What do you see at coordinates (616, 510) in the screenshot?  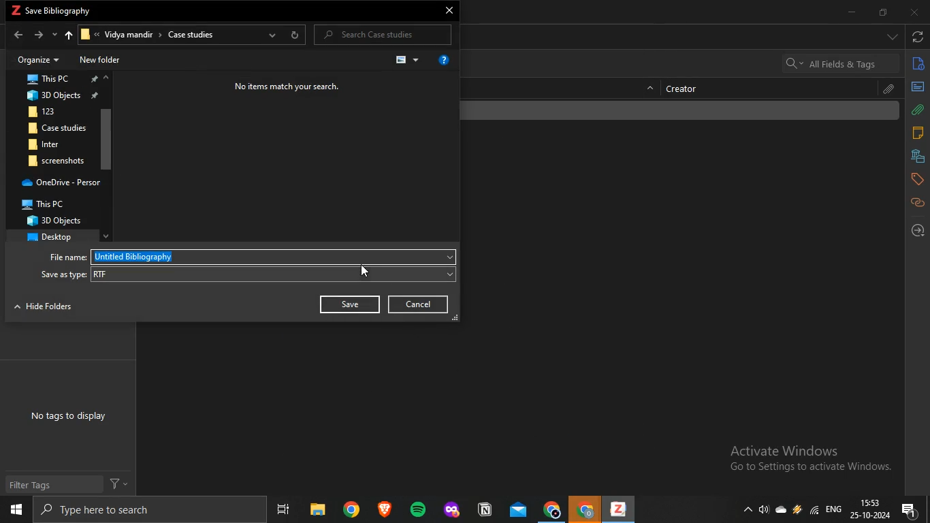 I see `zotero` at bounding box center [616, 510].